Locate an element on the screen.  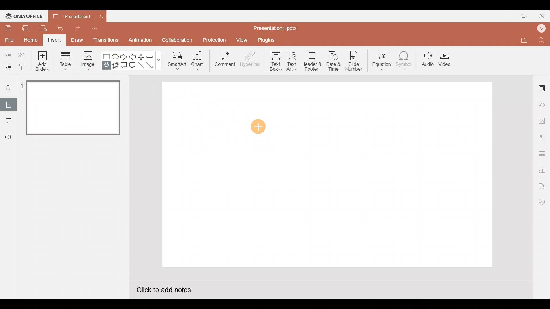
Home is located at coordinates (29, 41).